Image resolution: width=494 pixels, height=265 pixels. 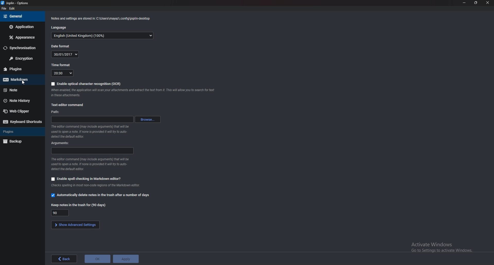 What do you see at coordinates (64, 259) in the screenshot?
I see `back` at bounding box center [64, 259].